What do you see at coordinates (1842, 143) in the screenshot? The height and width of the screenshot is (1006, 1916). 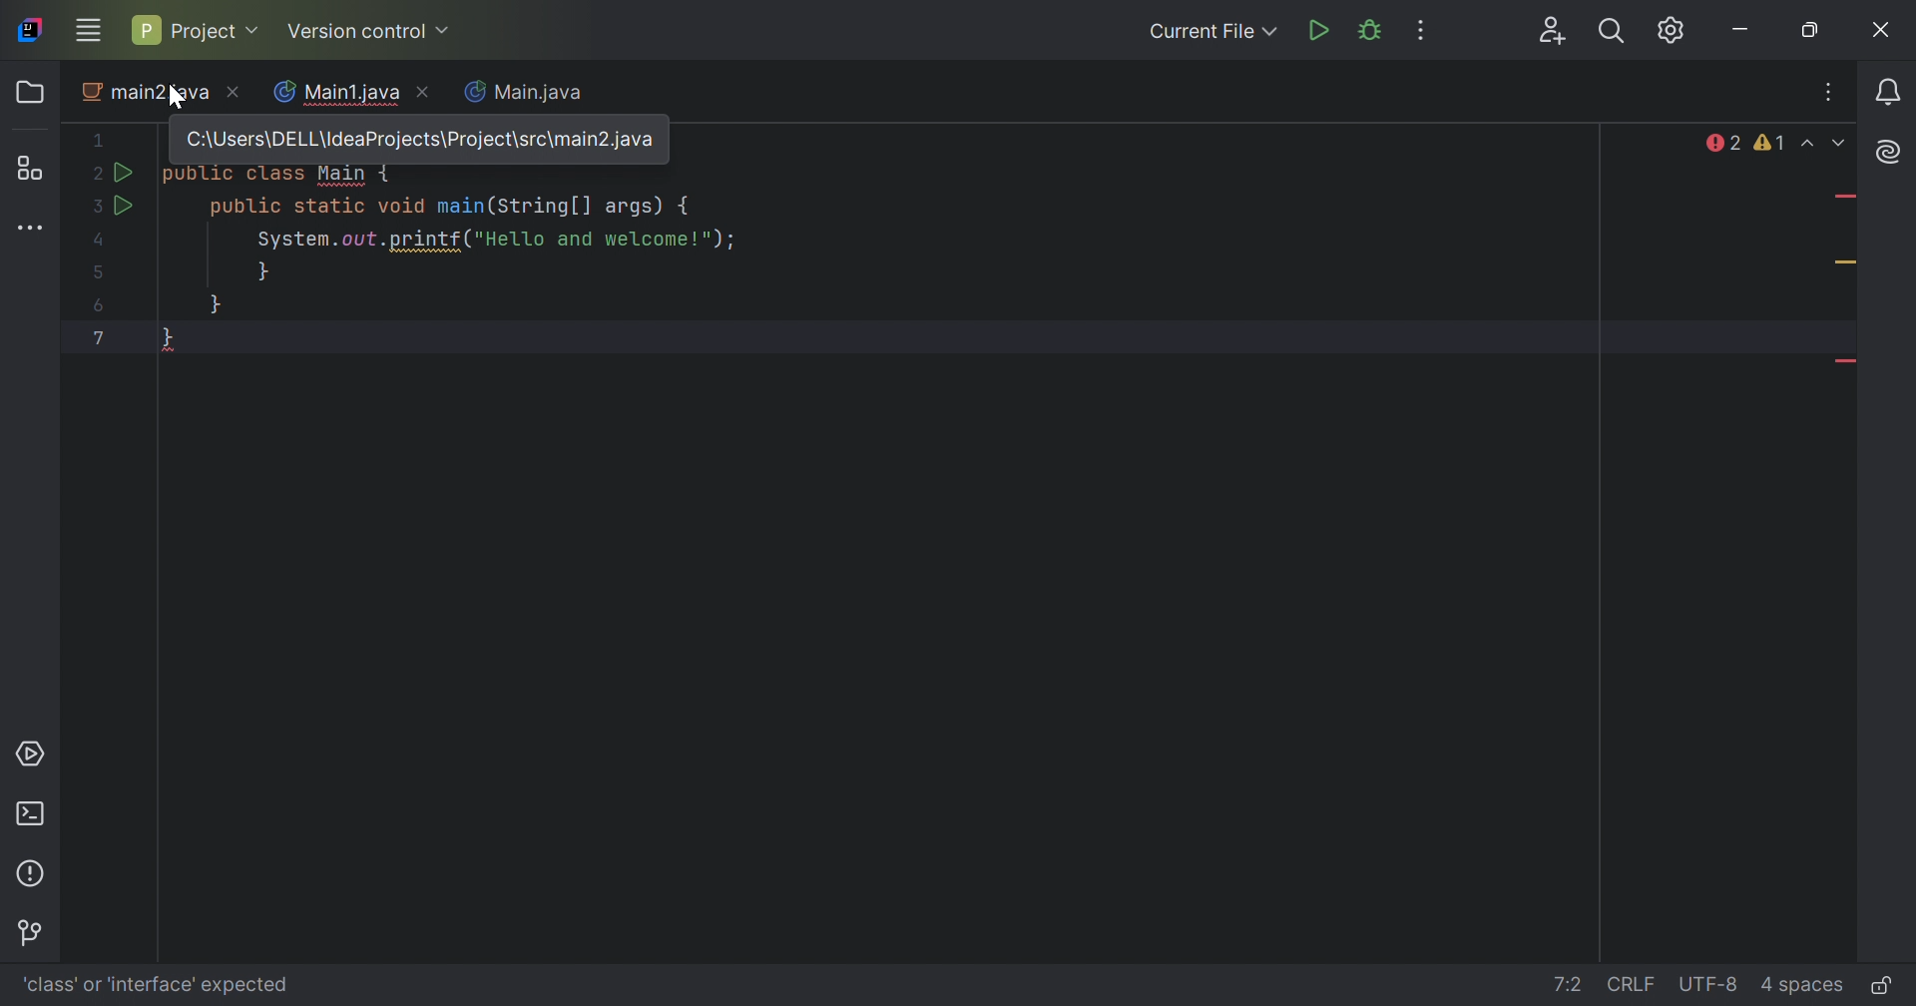 I see `Next Highlighted Error` at bounding box center [1842, 143].